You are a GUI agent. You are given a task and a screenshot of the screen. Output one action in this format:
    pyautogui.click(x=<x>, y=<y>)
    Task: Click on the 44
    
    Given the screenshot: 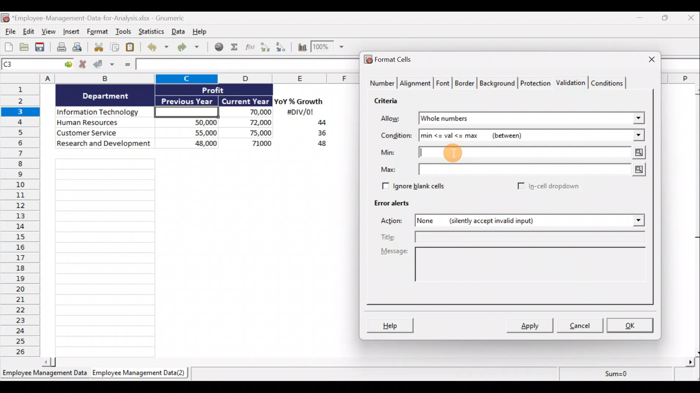 What is the action you would take?
    pyautogui.click(x=318, y=123)
    